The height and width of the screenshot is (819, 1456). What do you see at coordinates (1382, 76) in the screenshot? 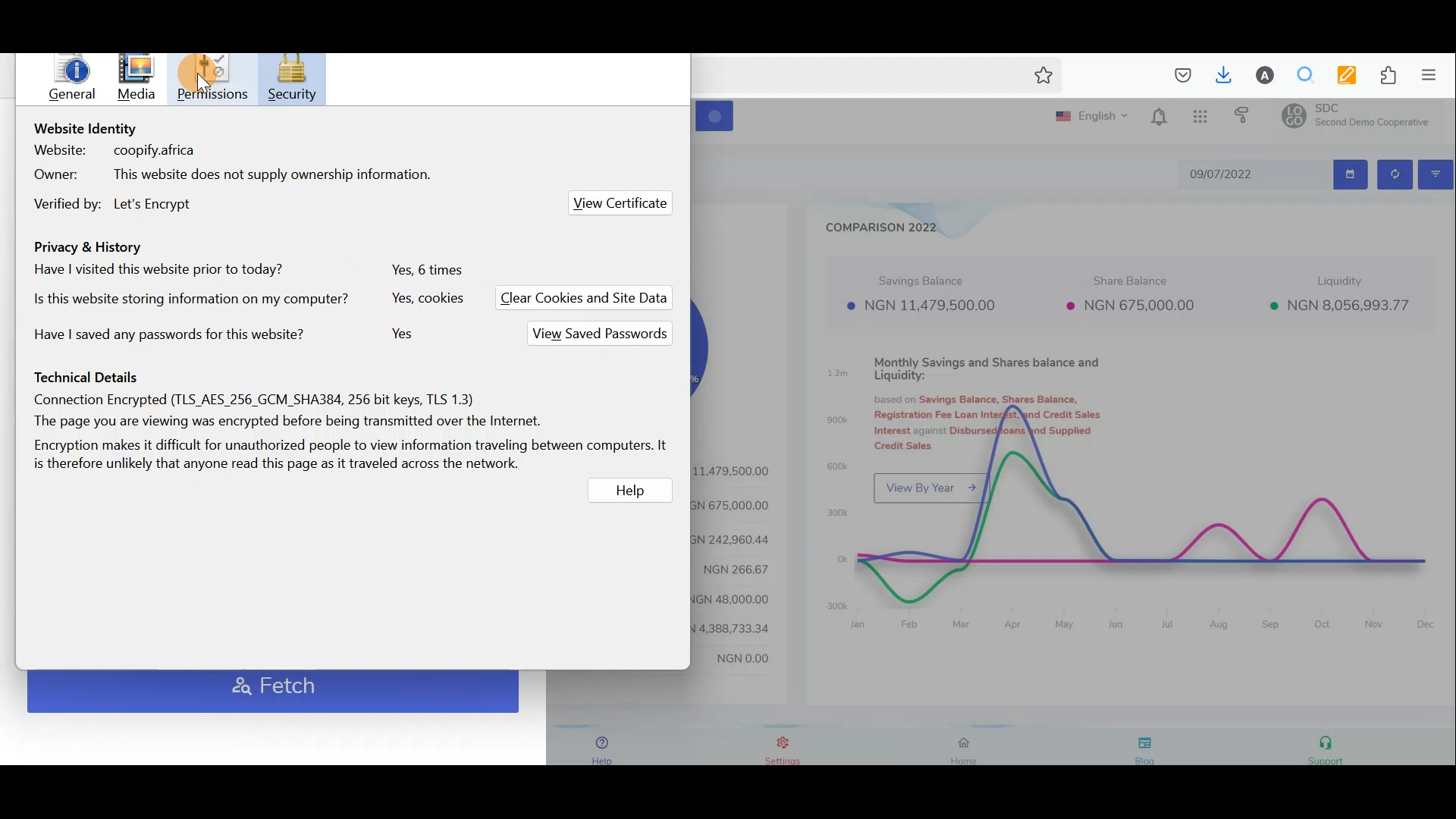
I see `Extension` at bounding box center [1382, 76].